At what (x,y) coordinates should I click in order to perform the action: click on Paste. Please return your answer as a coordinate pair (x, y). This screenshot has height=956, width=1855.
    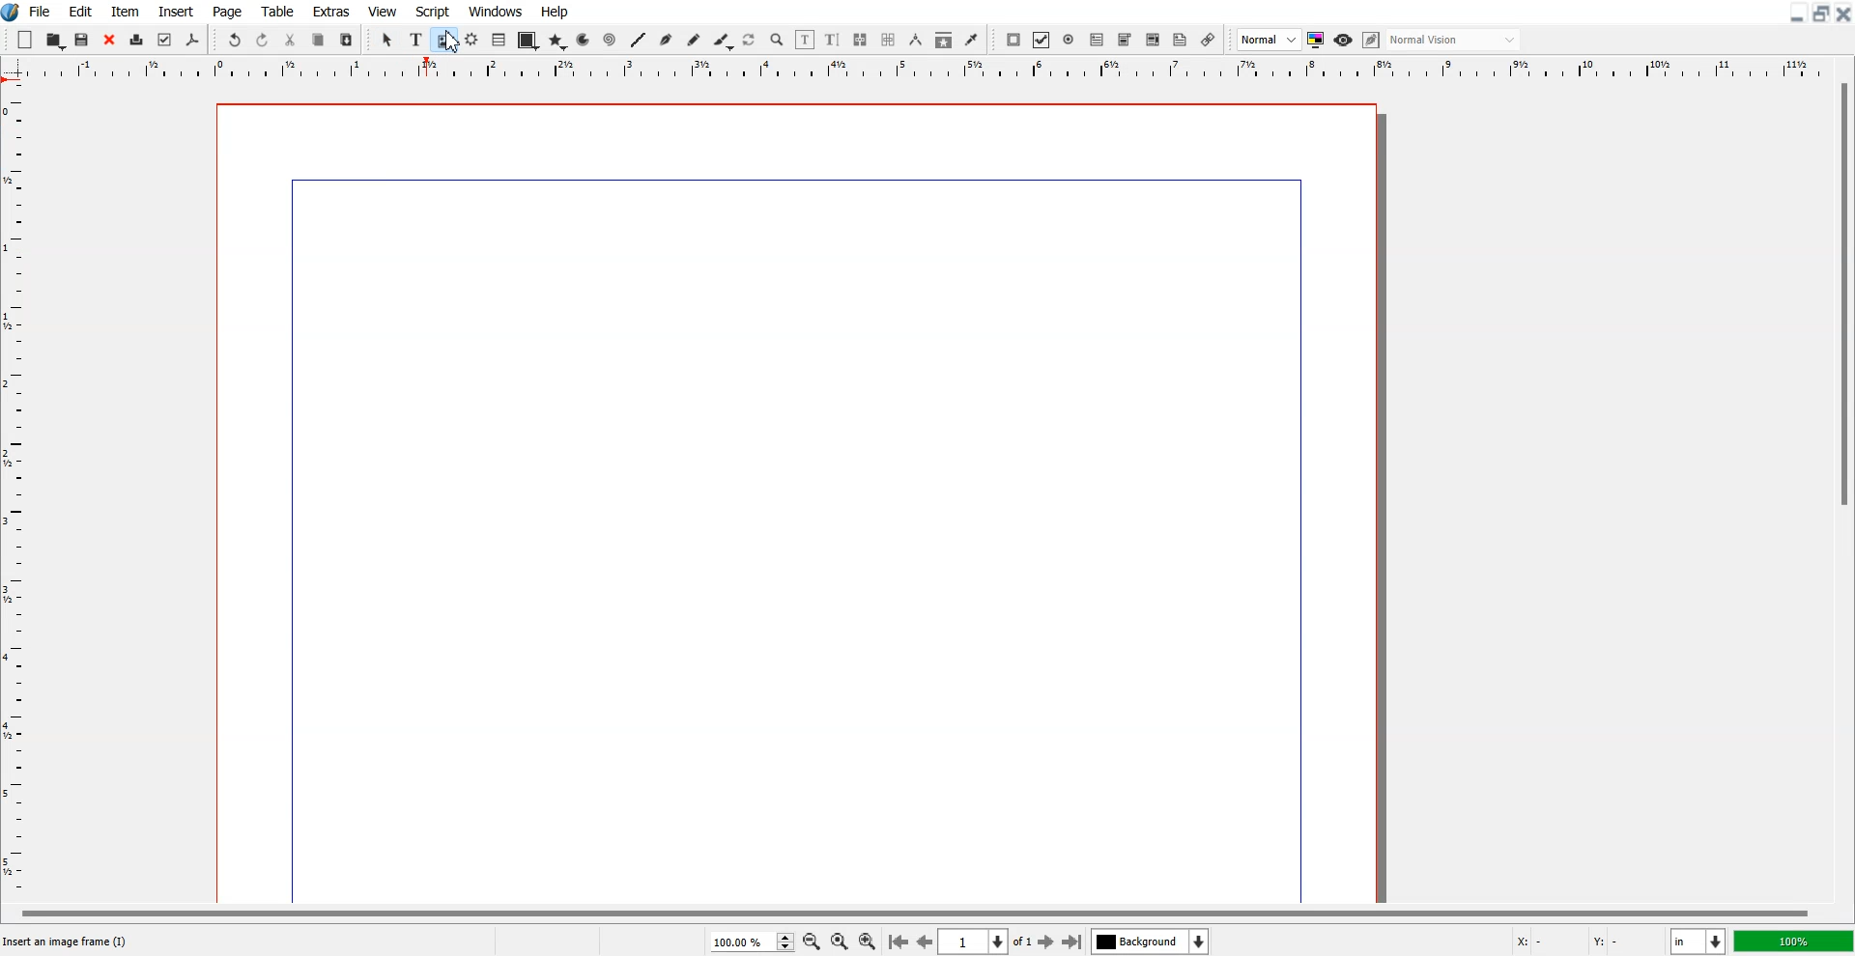
    Looking at the image, I should click on (347, 39).